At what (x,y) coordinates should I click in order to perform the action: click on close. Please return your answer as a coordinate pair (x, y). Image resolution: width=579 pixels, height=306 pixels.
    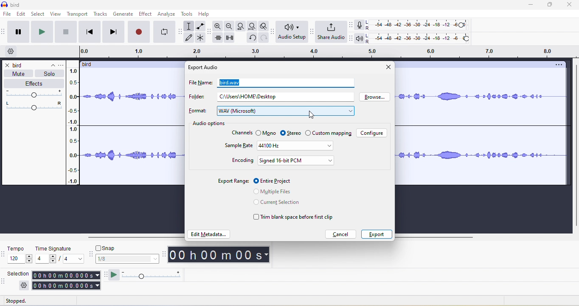
    Looking at the image, I should click on (388, 68).